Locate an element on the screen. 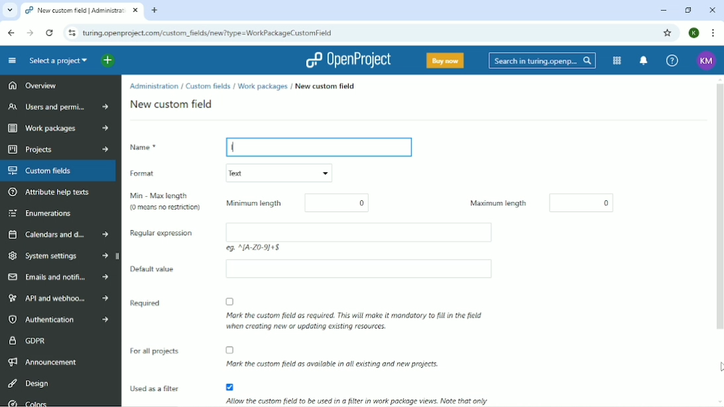 The height and width of the screenshot is (407, 724). Minimize is located at coordinates (664, 11).